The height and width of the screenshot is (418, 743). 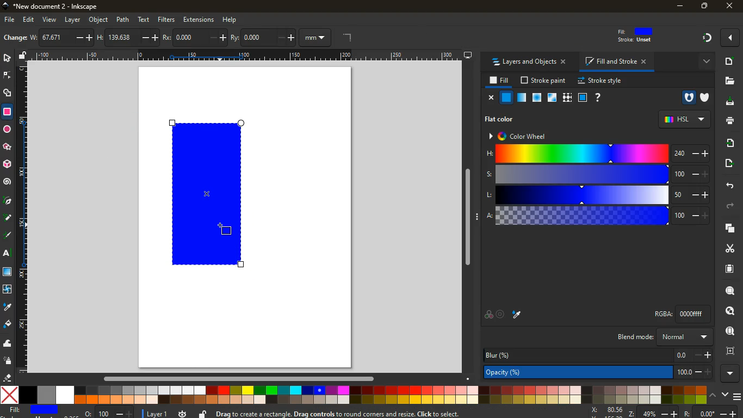 I want to click on path, so click(x=122, y=20).